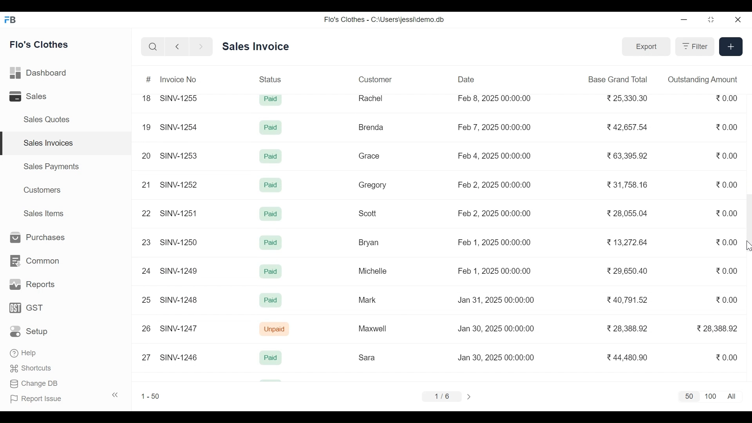 This screenshot has height=423, width=752. What do you see at coordinates (146, 154) in the screenshot?
I see `20` at bounding box center [146, 154].